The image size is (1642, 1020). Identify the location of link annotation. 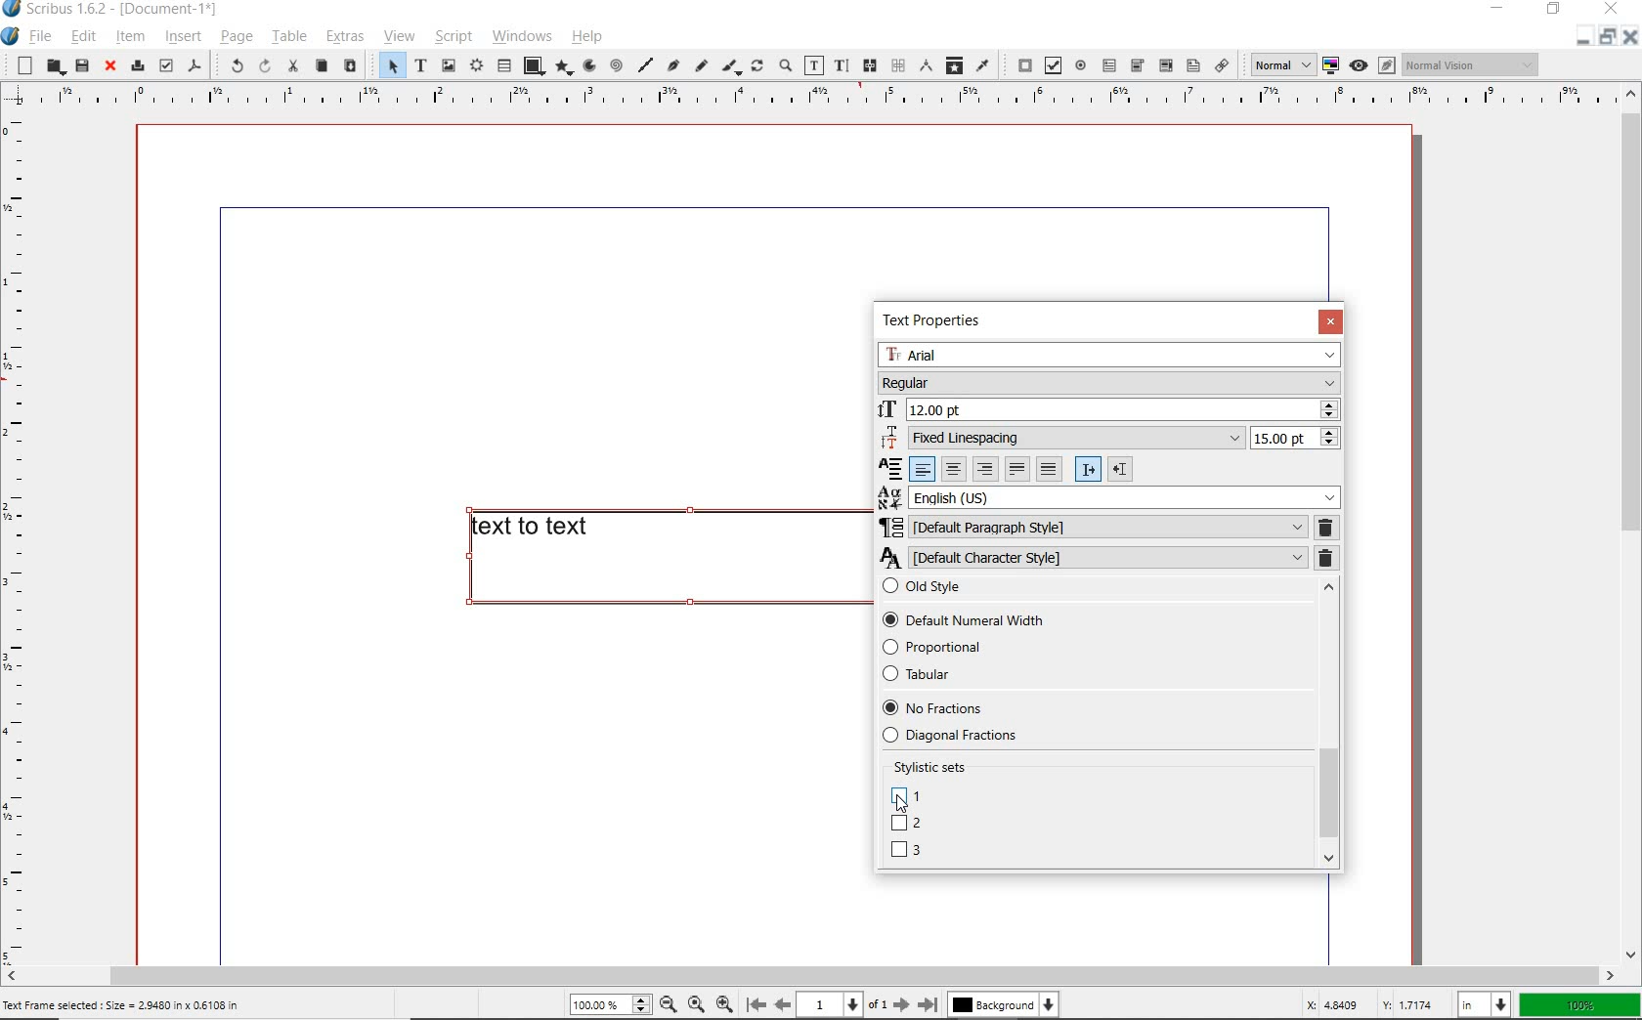
(1223, 64).